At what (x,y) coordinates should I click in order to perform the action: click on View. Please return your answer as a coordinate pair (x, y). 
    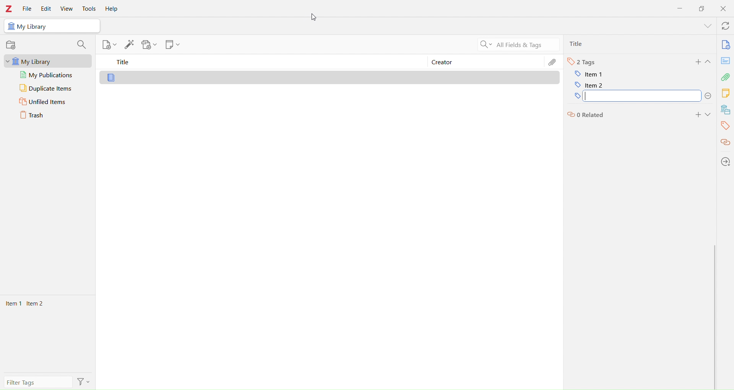
    Looking at the image, I should click on (68, 9).